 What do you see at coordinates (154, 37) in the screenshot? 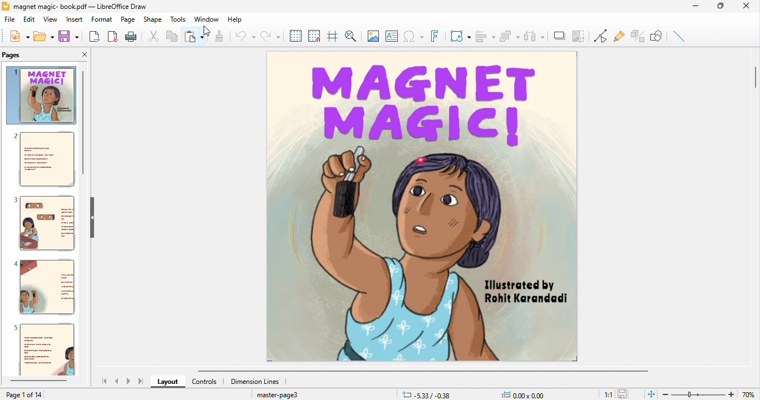
I see `cut` at bounding box center [154, 37].